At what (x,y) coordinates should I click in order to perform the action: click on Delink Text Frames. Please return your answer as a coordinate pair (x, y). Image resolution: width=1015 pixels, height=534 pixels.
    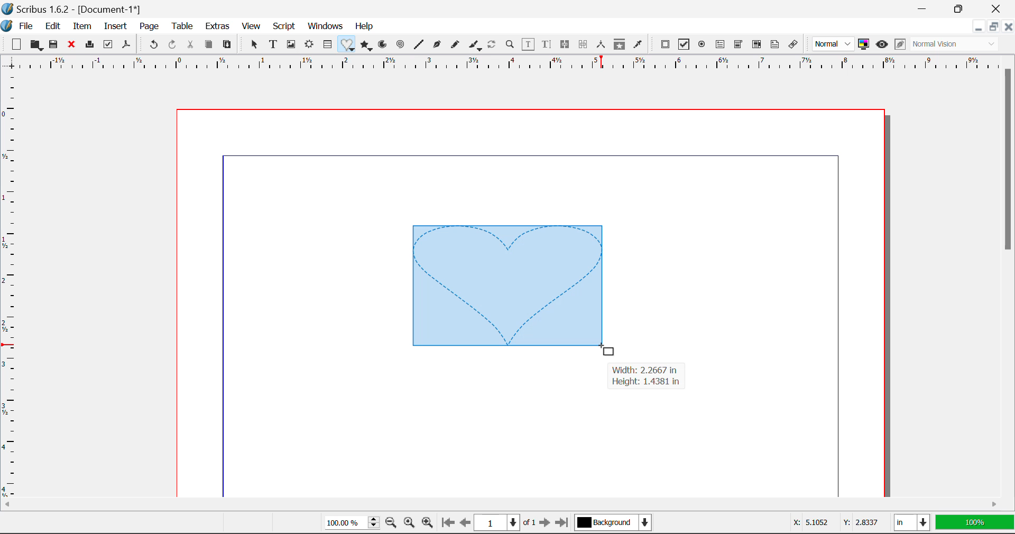
    Looking at the image, I should click on (584, 44).